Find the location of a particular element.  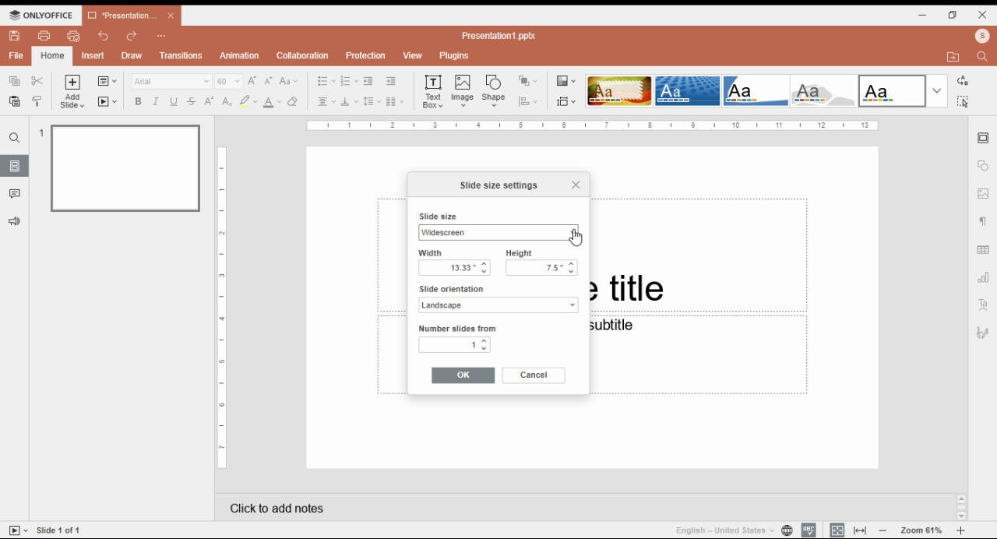

paragraph settings is located at coordinates (985, 224).